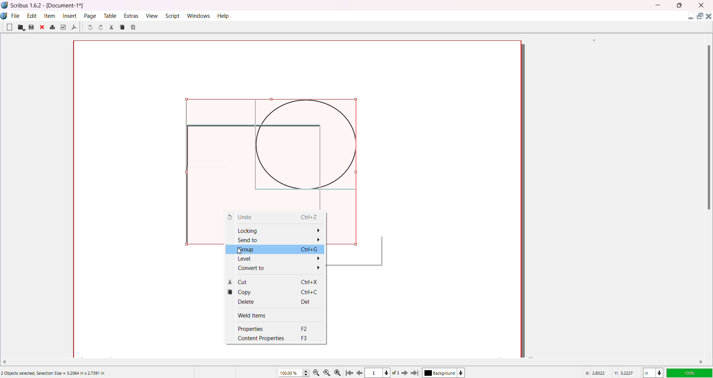 The image size is (713, 378). What do you see at coordinates (274, 293) in the screenshot?
I see `Copy` at bounding box center [274, 293].